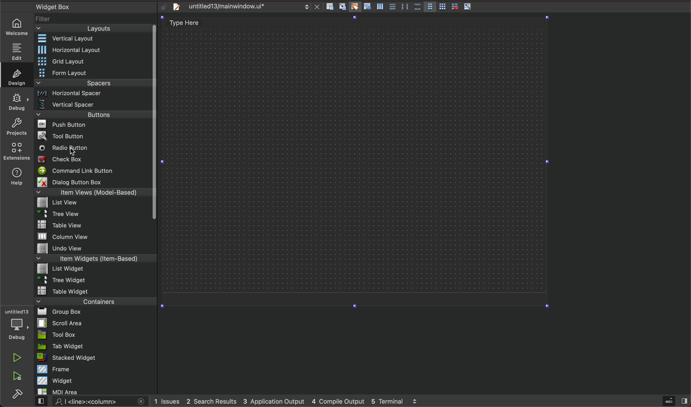 This screenshot has height=407, width=691. What do you see at coordinates (16, 178) in the screenshot?
I see `help` at bounding box center [16, 178].